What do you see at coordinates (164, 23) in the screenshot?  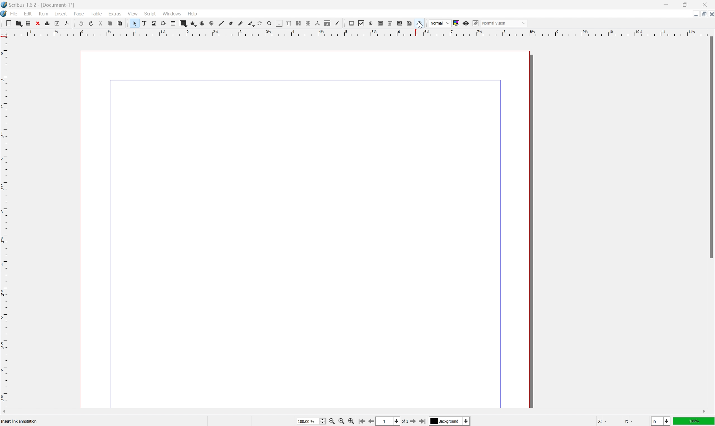 I see `render frame` at bounding box center [164, 23].